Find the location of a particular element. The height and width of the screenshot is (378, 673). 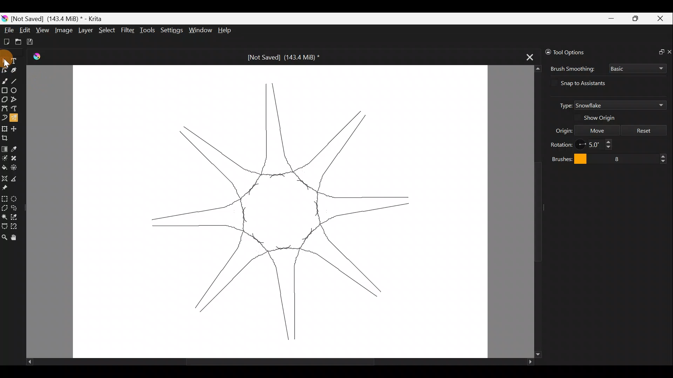

View is located at coordinates (42, 30).